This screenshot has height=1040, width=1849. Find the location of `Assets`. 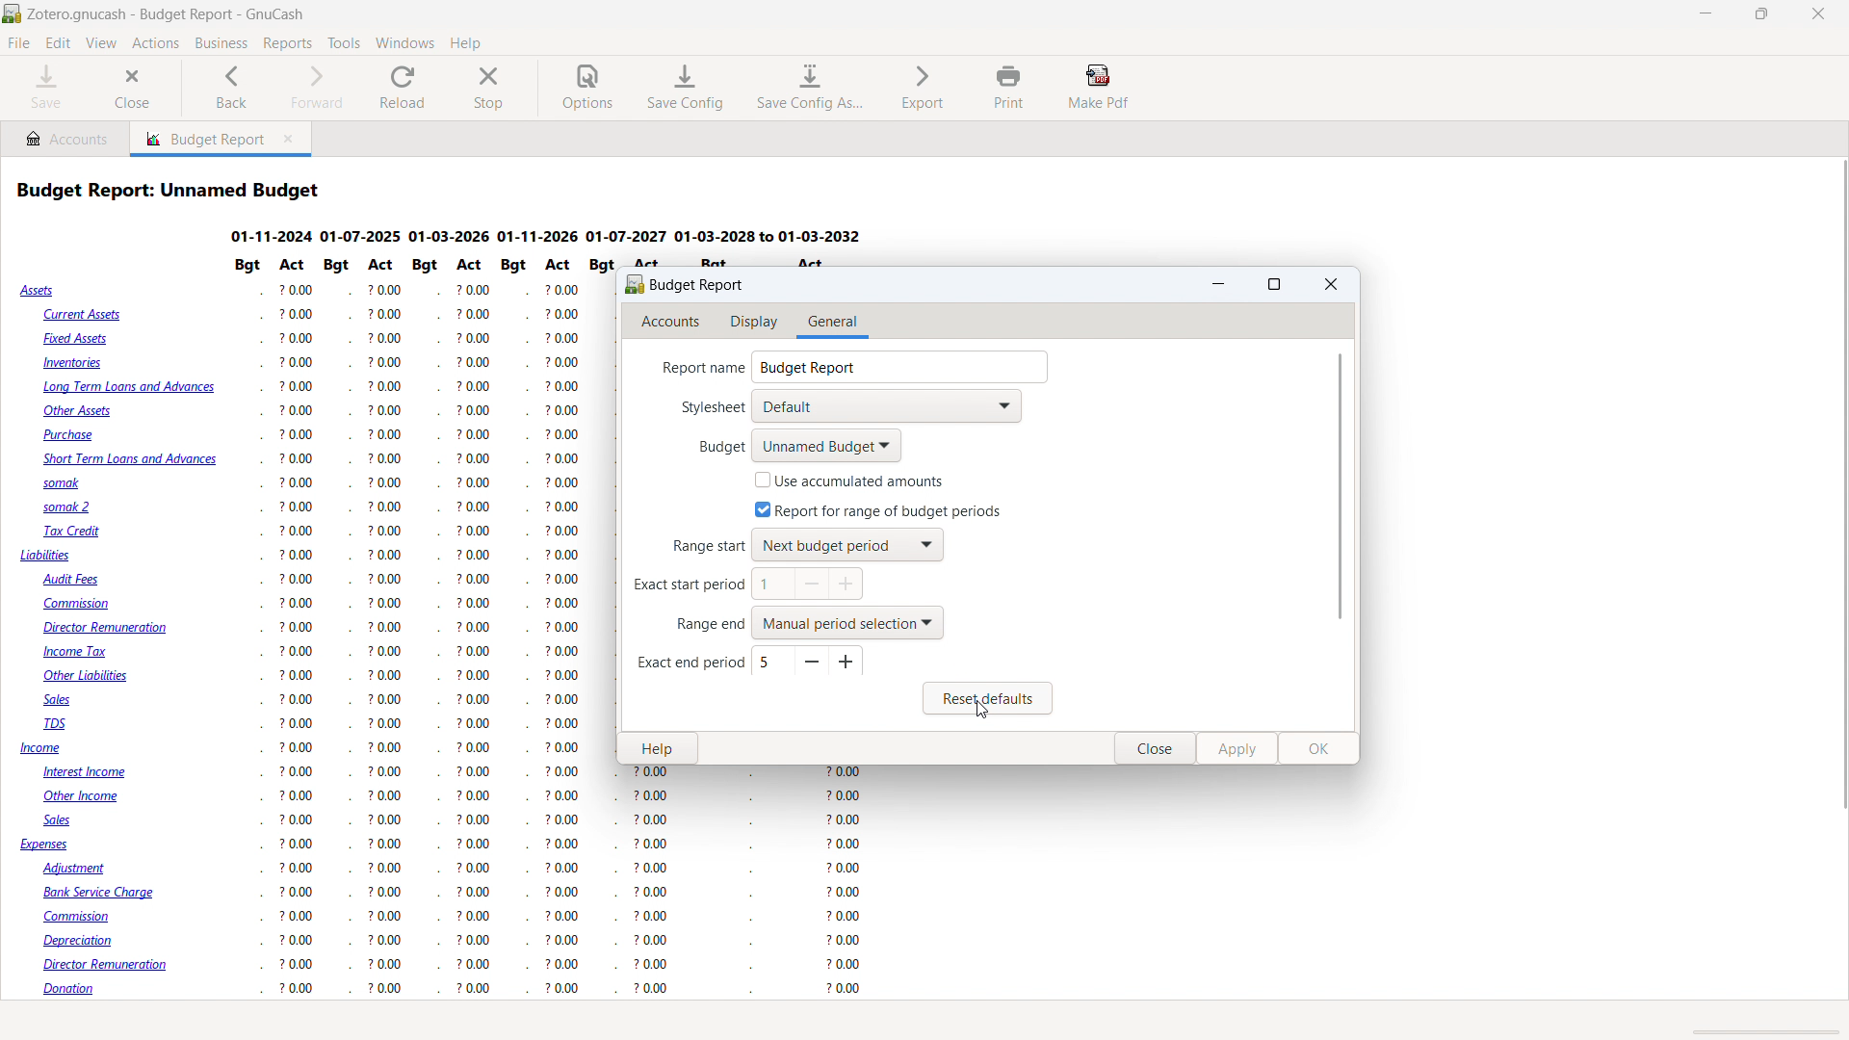

Assets is located at coordinates (39, 291).